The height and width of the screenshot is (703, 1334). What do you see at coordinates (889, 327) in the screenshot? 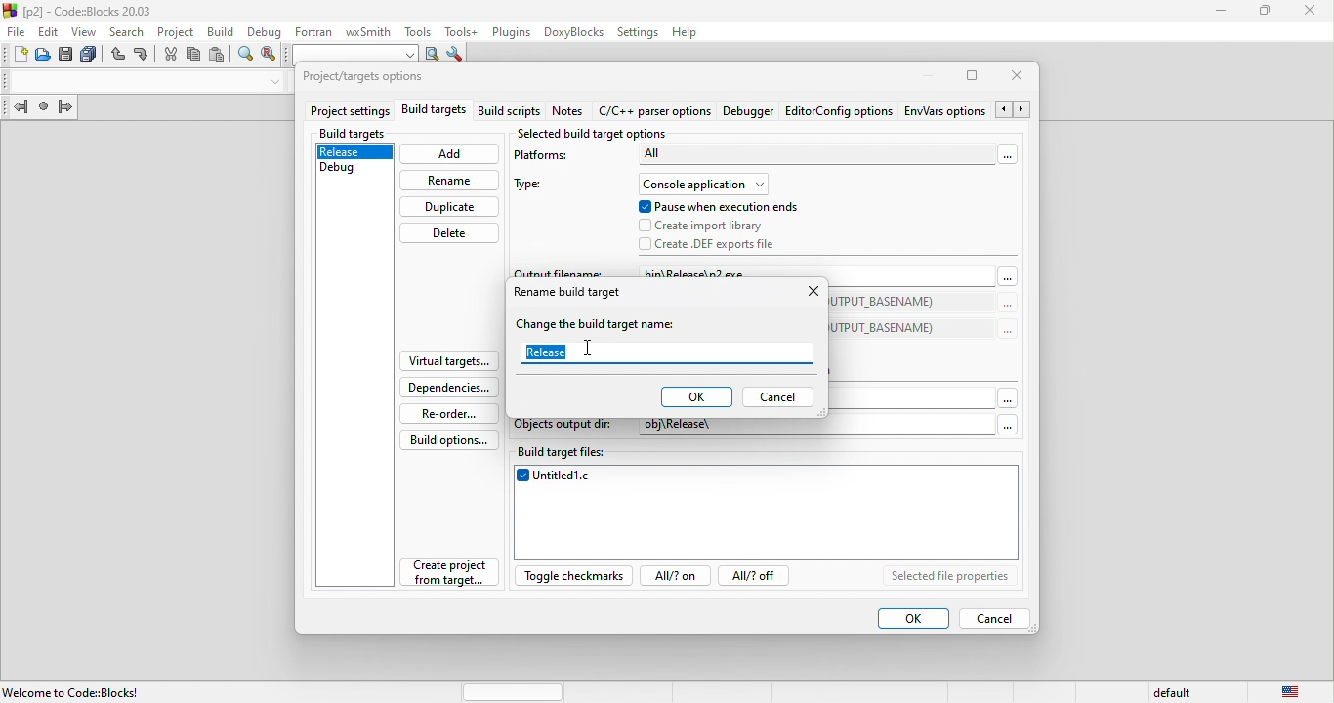
I see `(TARGET_OUTPUT_DIR)$(TARGET_OUTPUT_BASENAME)` at bounding box center [889, 327].